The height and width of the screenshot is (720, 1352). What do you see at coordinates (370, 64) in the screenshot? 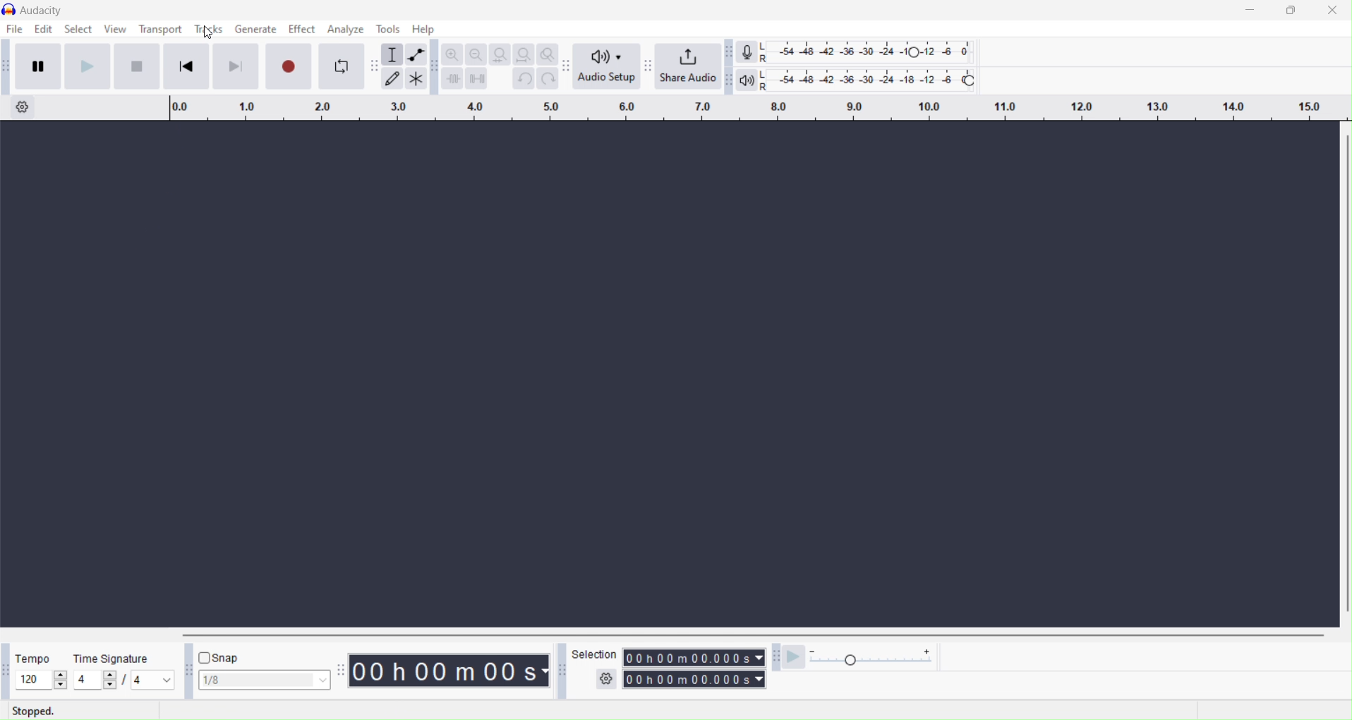
I see `Draw tool` at bounding box center [370, 64].